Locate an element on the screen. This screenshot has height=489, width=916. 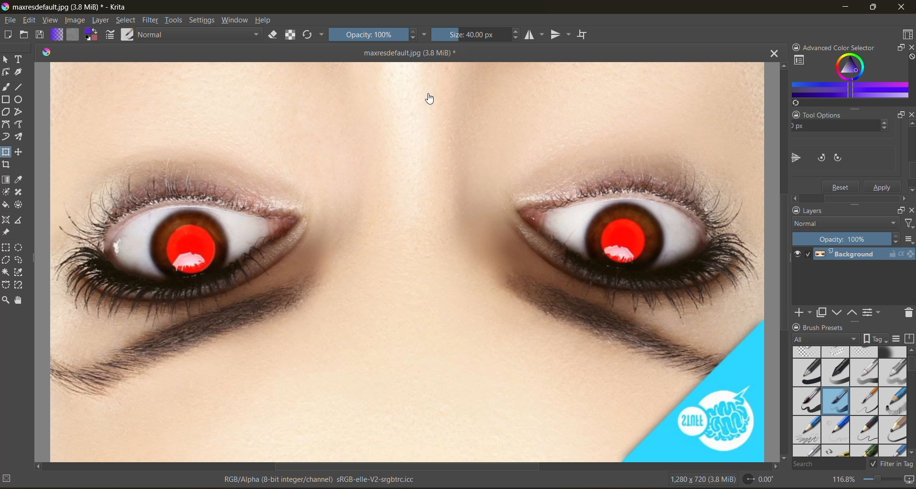
app name and file name is located at coordinates (66, 8).